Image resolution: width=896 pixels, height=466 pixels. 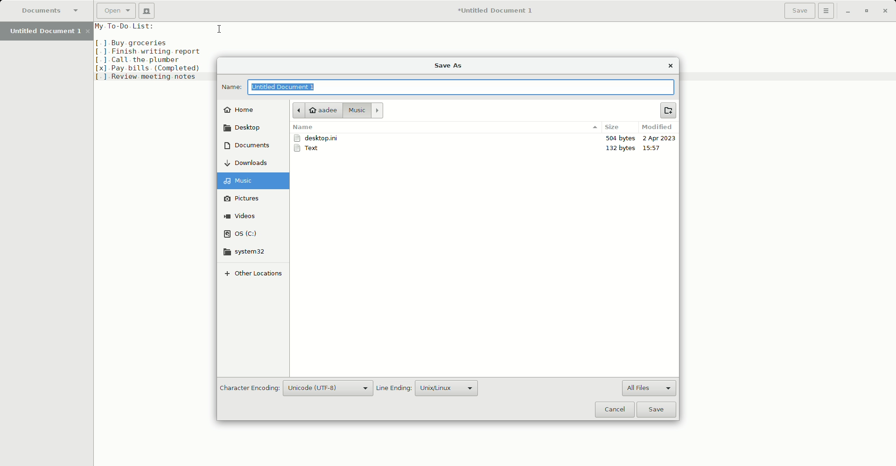 I want to click on 2 Apr, so click(x=659, y=139).